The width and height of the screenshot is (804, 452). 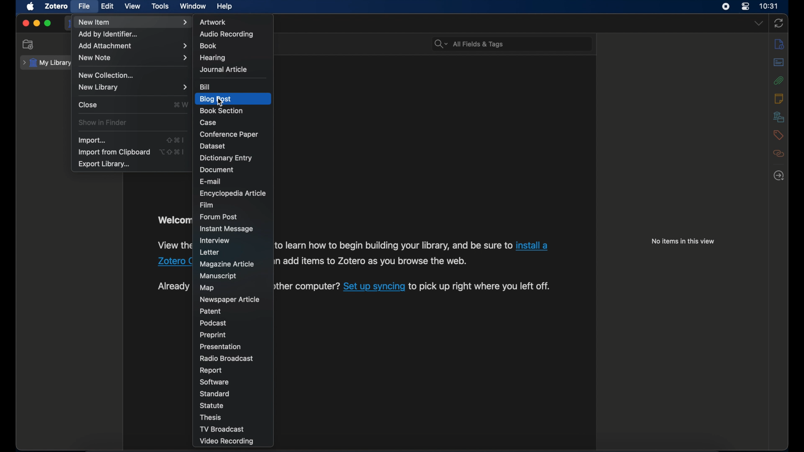 I want to click on interview, so click(x=214, y=241).